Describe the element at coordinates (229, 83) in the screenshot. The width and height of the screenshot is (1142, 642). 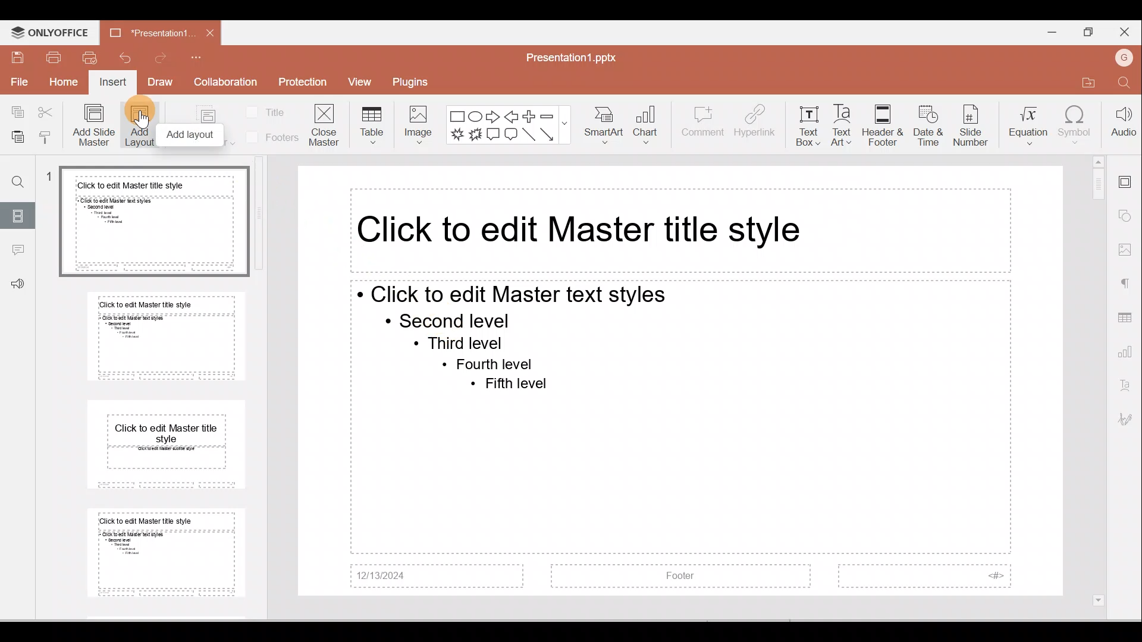
I see `Collaboration` at that location.